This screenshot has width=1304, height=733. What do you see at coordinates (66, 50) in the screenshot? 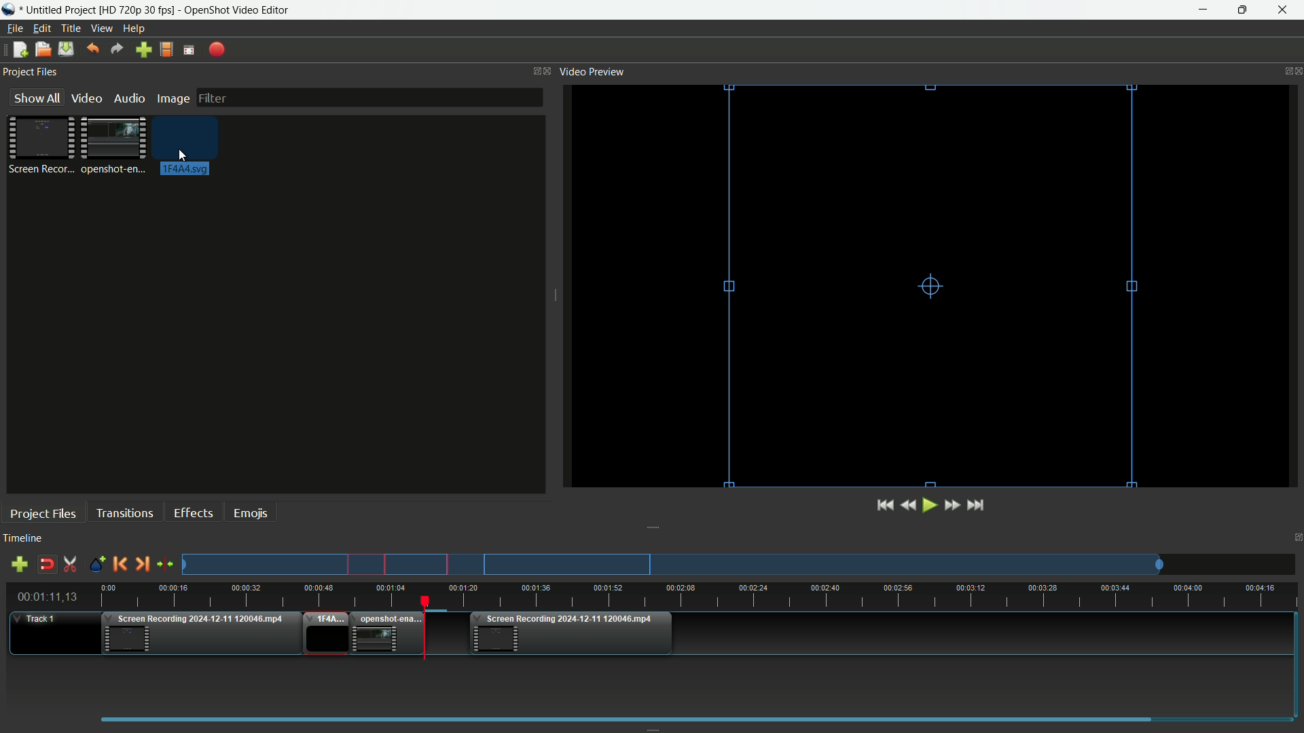
I see `Save file` at bounding box center [66, 50].